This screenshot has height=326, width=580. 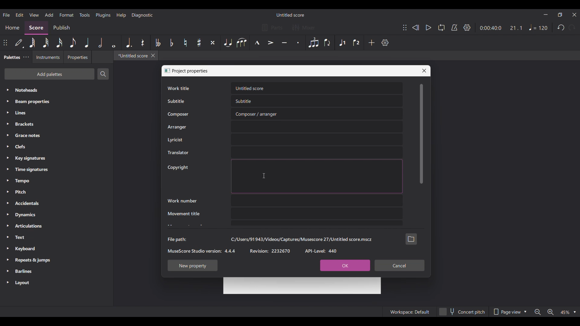 I want to click on Publish section, so click(x=61, y=28).